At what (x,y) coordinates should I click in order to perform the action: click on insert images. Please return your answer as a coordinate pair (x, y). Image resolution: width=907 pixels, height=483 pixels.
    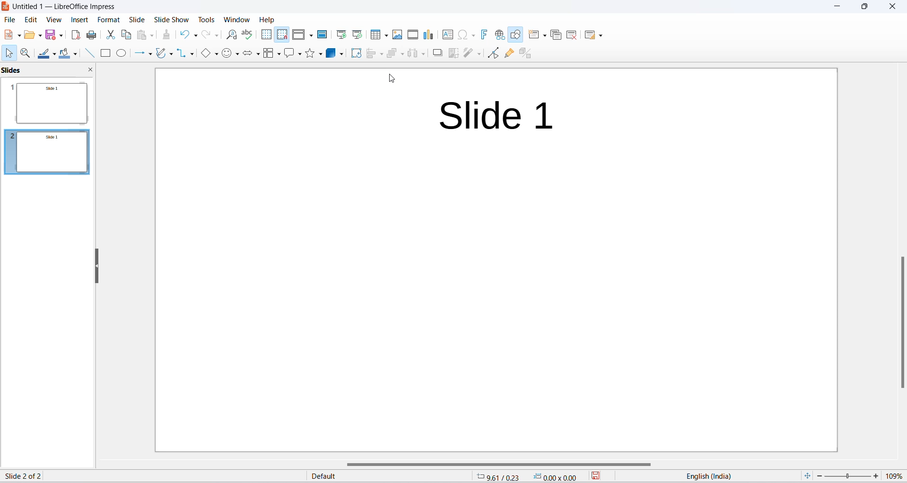
    Looking at the image, I should click on (396, 36).